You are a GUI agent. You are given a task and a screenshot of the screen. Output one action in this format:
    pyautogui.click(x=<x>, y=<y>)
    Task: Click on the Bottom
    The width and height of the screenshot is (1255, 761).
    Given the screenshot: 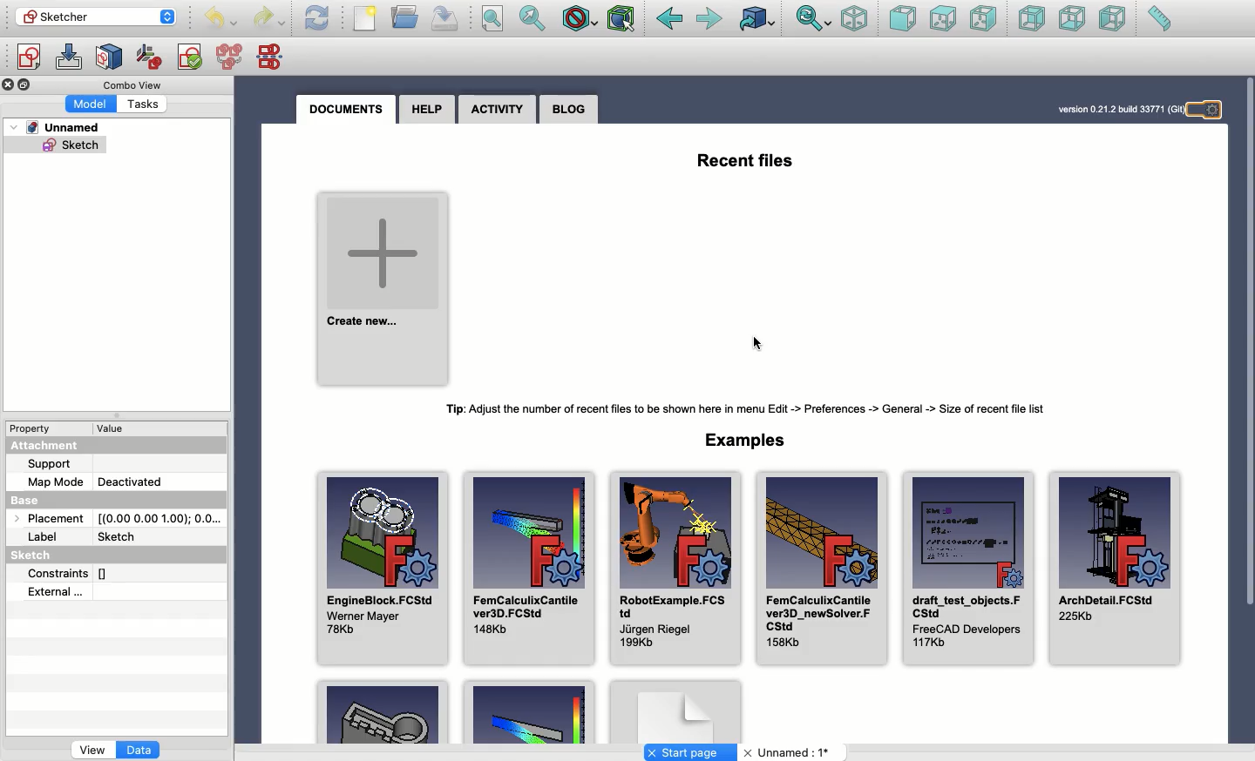 What is the action you would take?
    pyautogui.click(x=1073, y=19)
    